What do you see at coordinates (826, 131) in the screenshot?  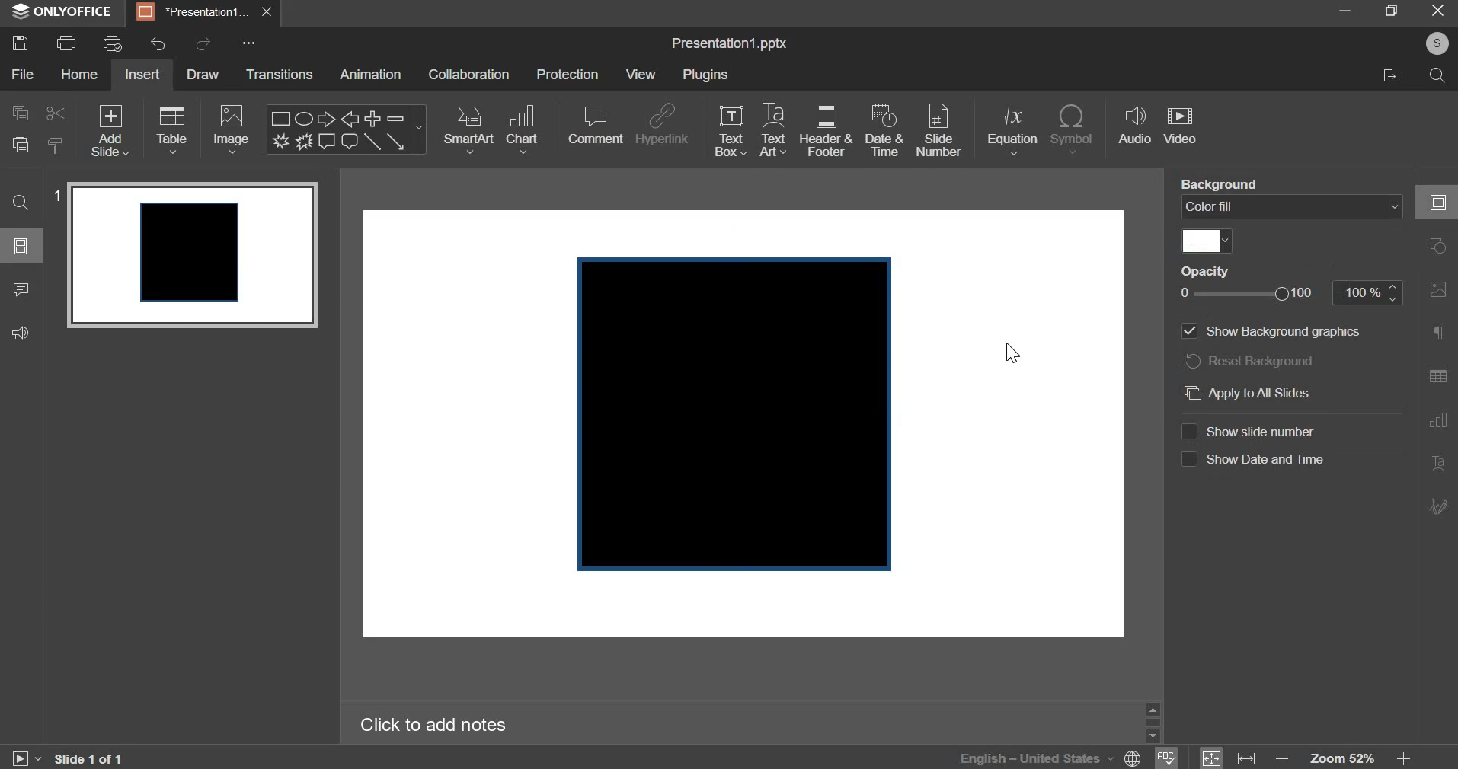 I see `header & footer` at bounding box center [826, 131].